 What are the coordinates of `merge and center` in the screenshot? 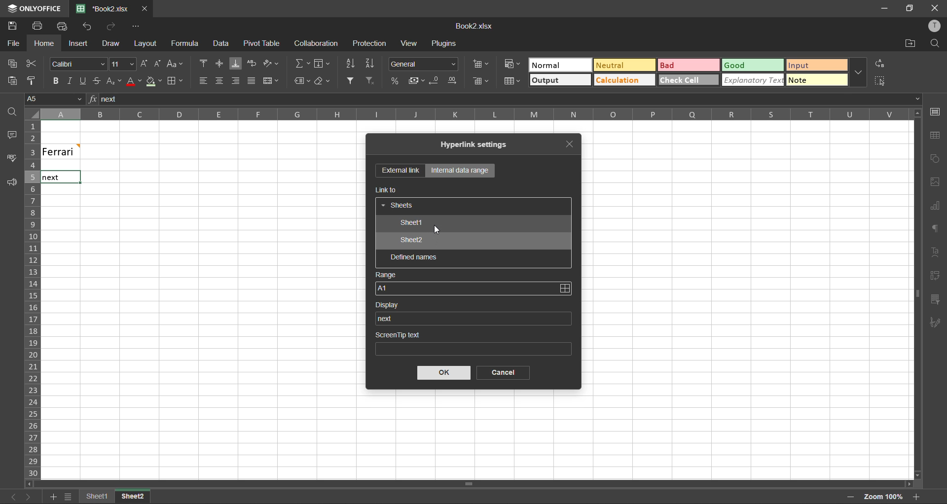 It's located at (271, 81).